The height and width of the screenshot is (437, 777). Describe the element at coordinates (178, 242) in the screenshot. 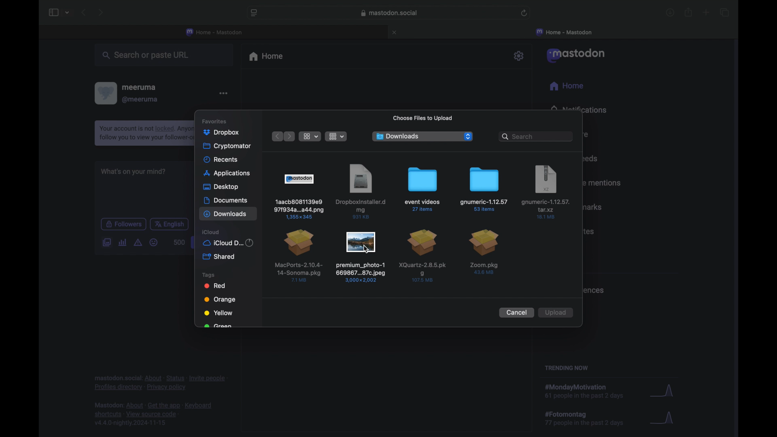

I see `word  count` at that location.